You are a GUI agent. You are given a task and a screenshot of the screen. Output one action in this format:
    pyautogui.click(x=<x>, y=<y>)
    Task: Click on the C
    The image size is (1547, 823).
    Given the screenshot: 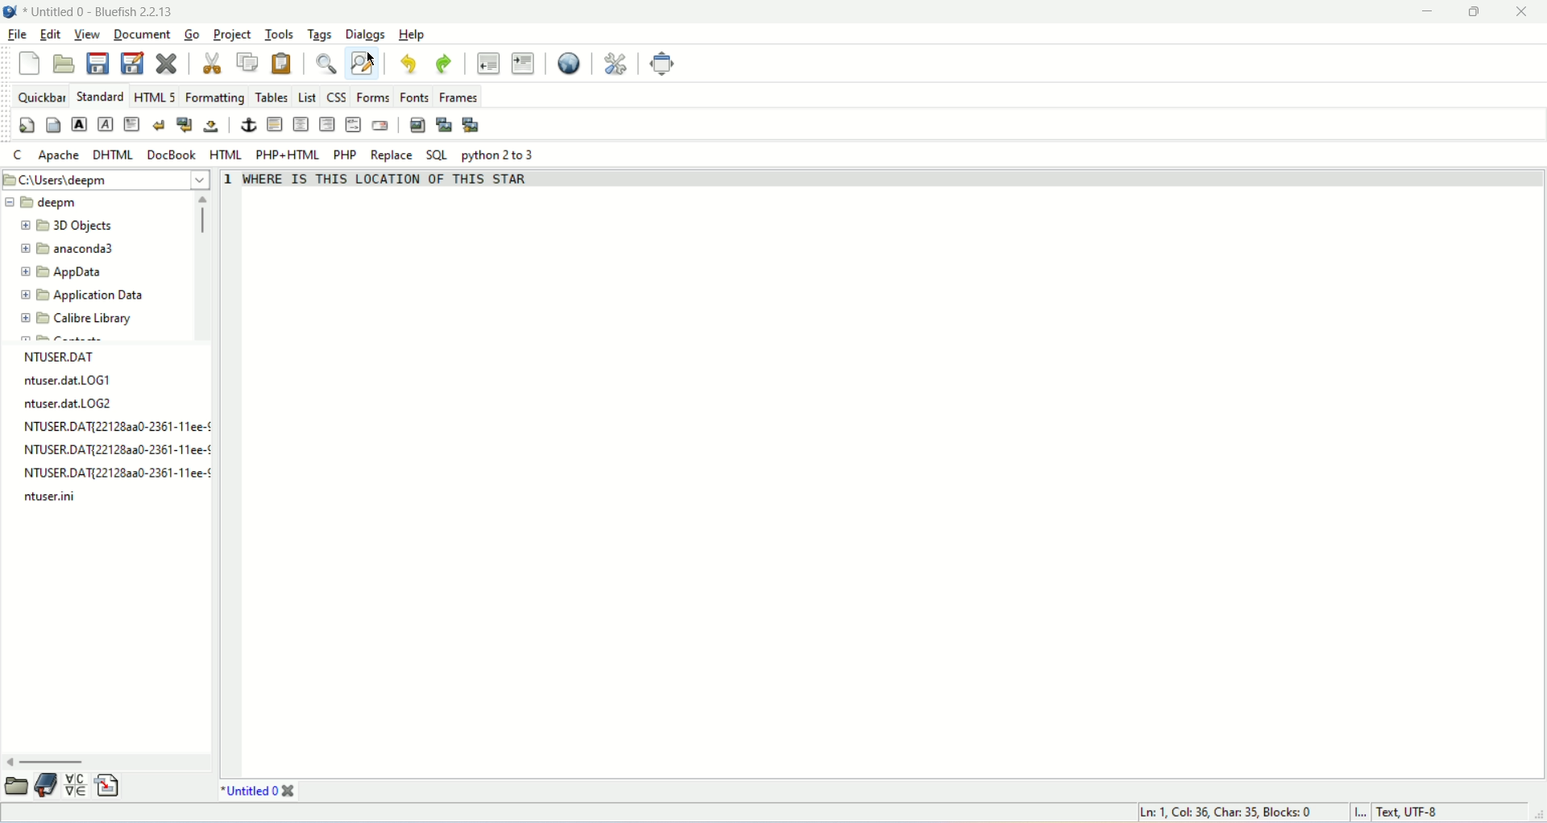 What is the action you would take?
    pyautogui.click(x=19, y=157)
    